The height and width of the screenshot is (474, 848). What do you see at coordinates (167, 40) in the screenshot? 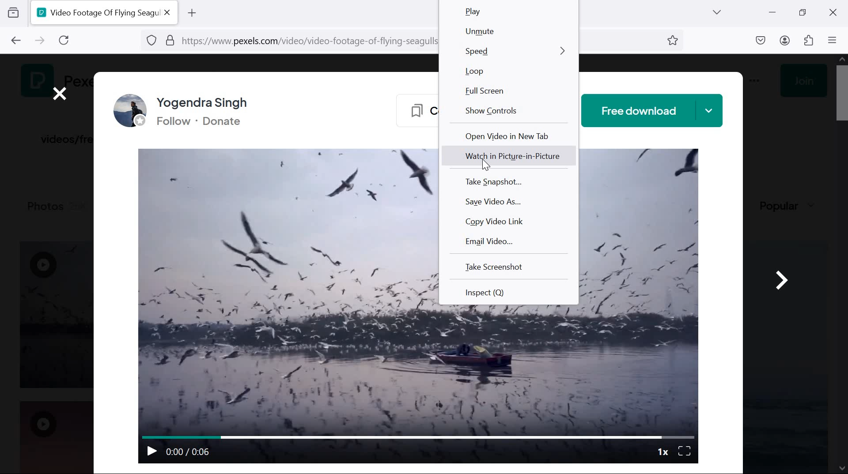
I see `PERMISSIONS` at bounding box center [167, 40].